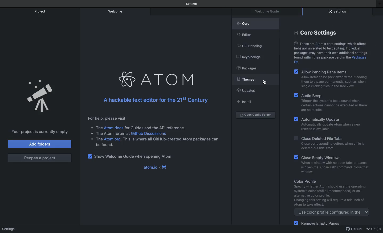  I want to click on Keybindings, so click(250, 57).